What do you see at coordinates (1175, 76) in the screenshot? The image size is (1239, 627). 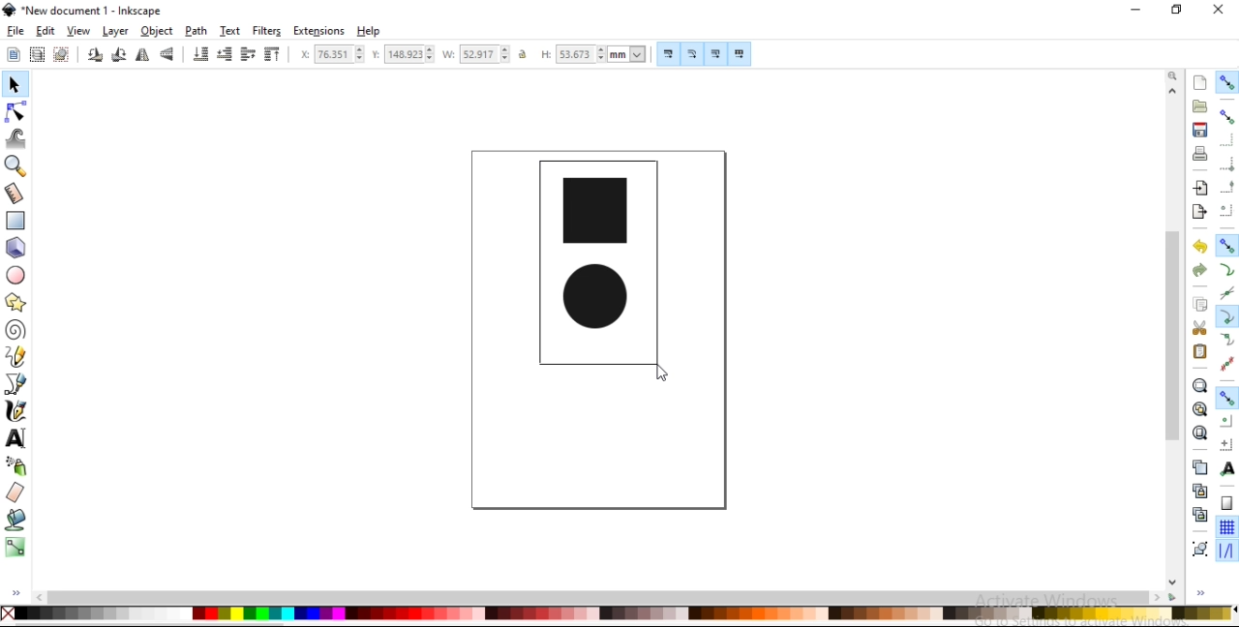 I see `zoom` at bounding box center [1175, 76].